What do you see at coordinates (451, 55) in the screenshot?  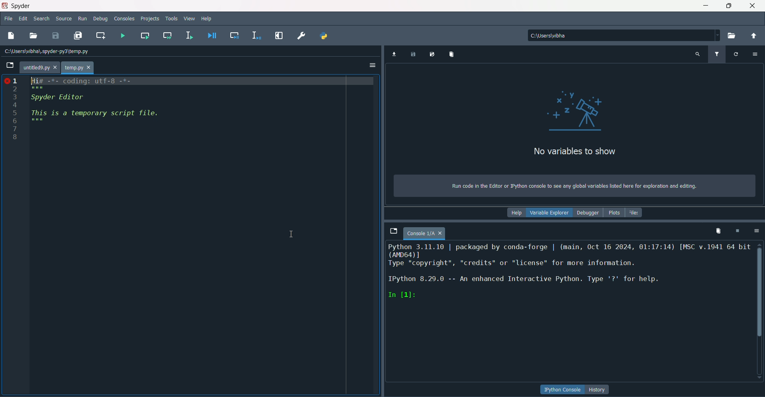 I see `import variables` at bounding box center [451, 55].